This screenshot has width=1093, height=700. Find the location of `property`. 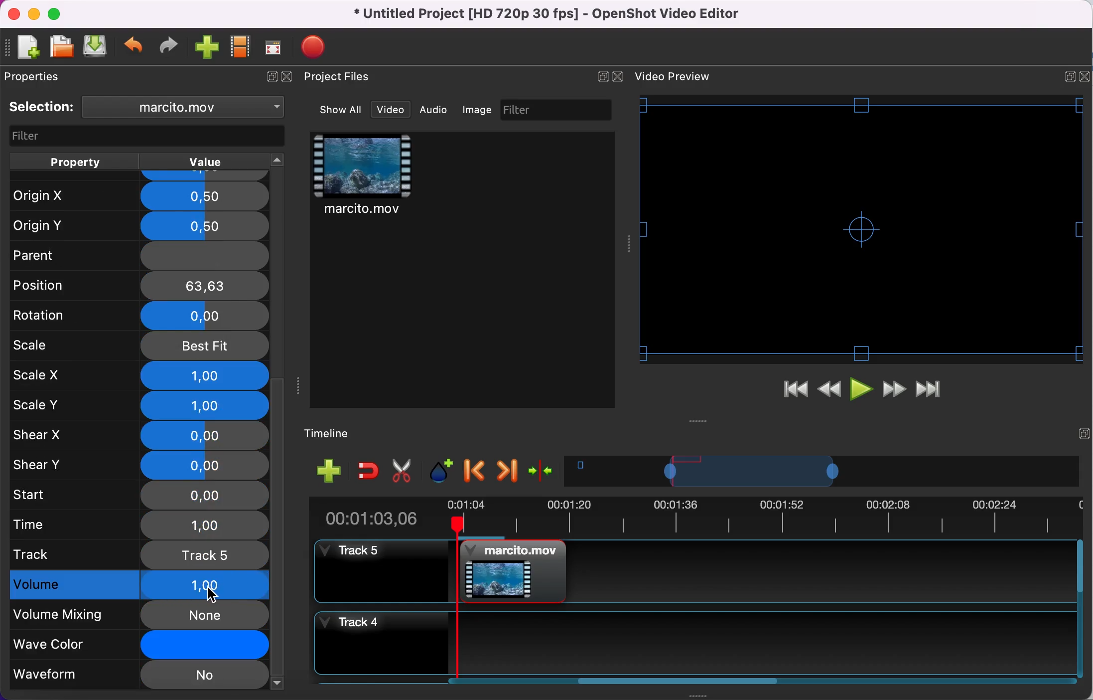

property is located at coordinates (74, 162).